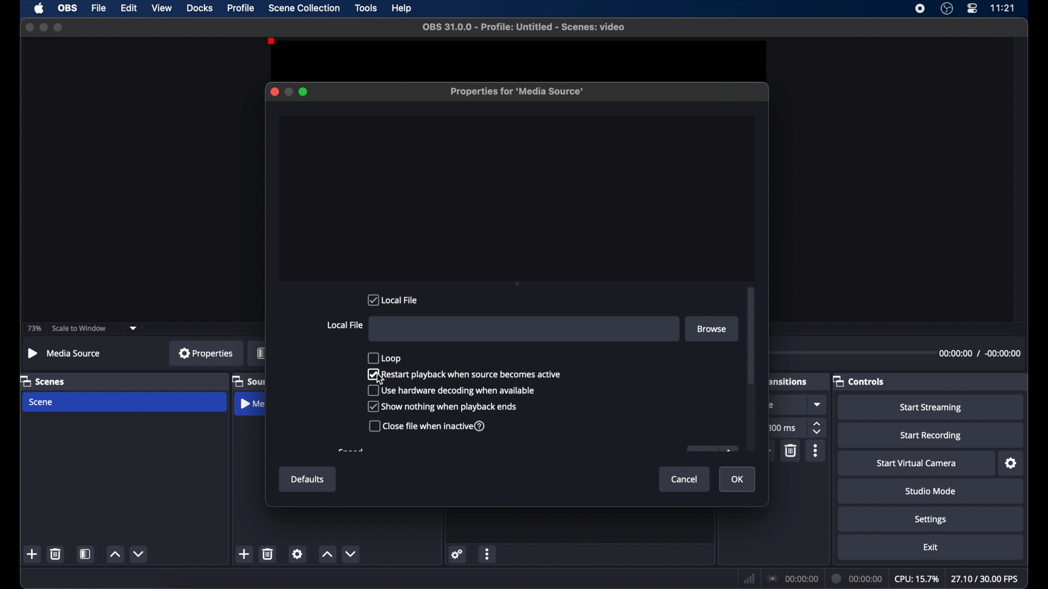 Image resolution: width=1048 pixels, height=589 pixels. Describe the element at coordinates (931, 520) in the screenshot. I see `settings` at that location.